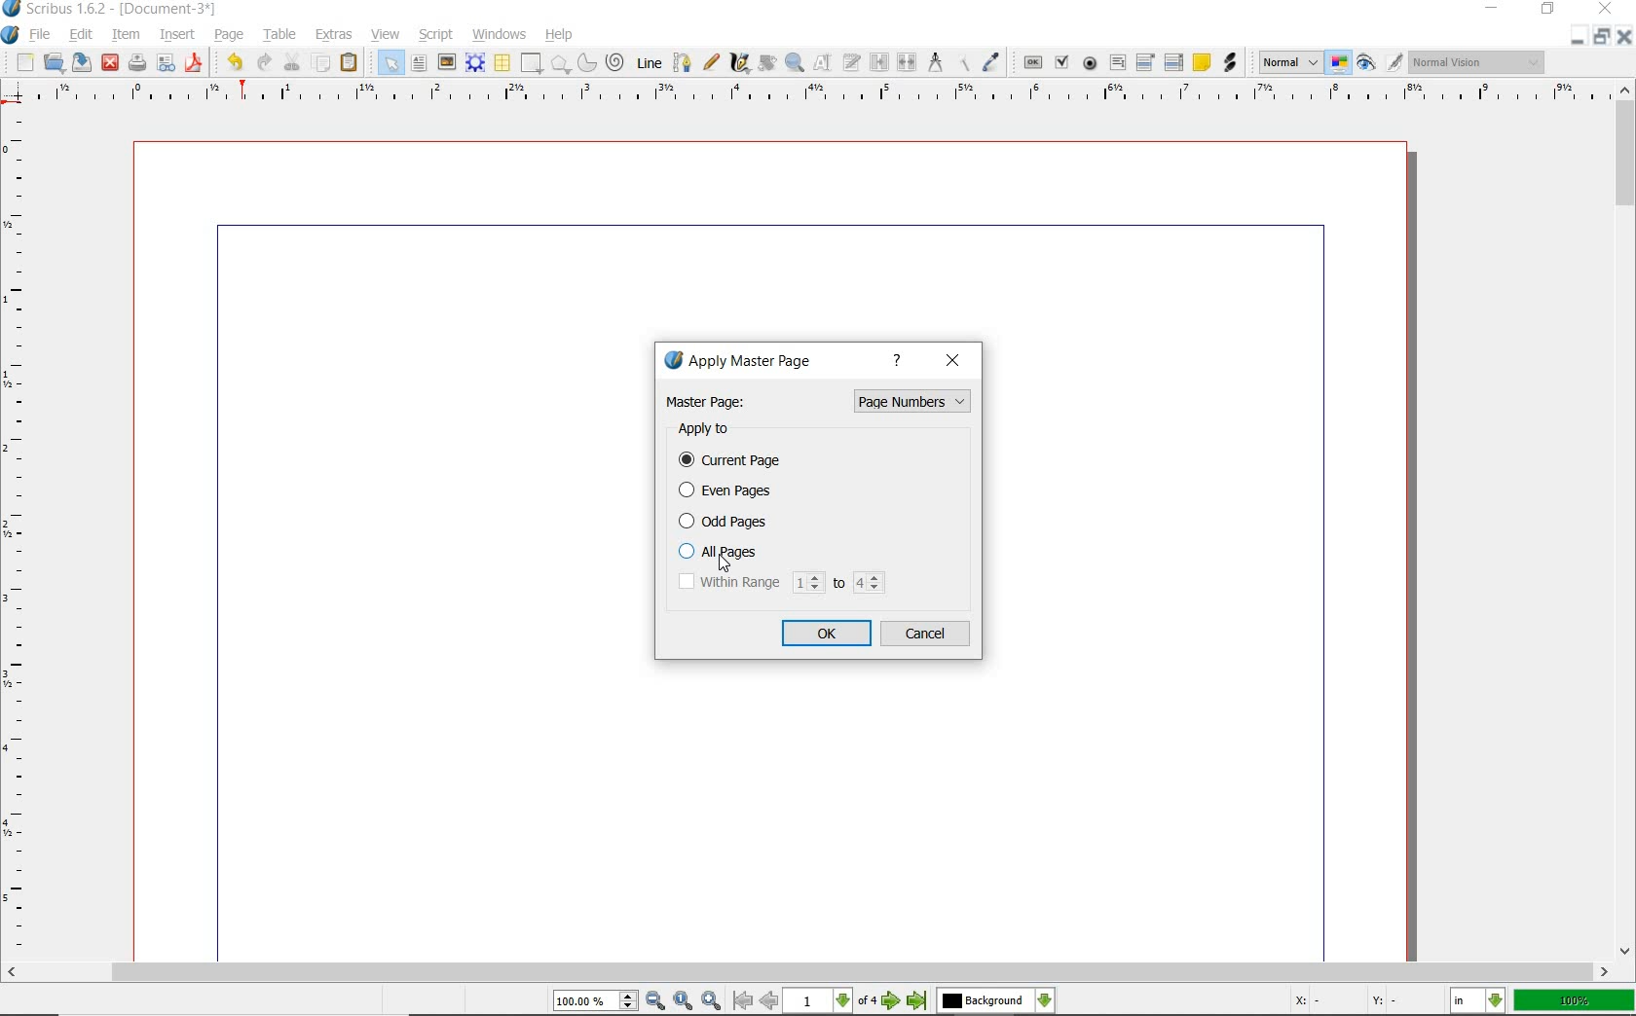 The height and width of the screenshot is (1016, 1636). Describe the element at coordinates (111, 62) in the screenshot. I see `close` at that location.